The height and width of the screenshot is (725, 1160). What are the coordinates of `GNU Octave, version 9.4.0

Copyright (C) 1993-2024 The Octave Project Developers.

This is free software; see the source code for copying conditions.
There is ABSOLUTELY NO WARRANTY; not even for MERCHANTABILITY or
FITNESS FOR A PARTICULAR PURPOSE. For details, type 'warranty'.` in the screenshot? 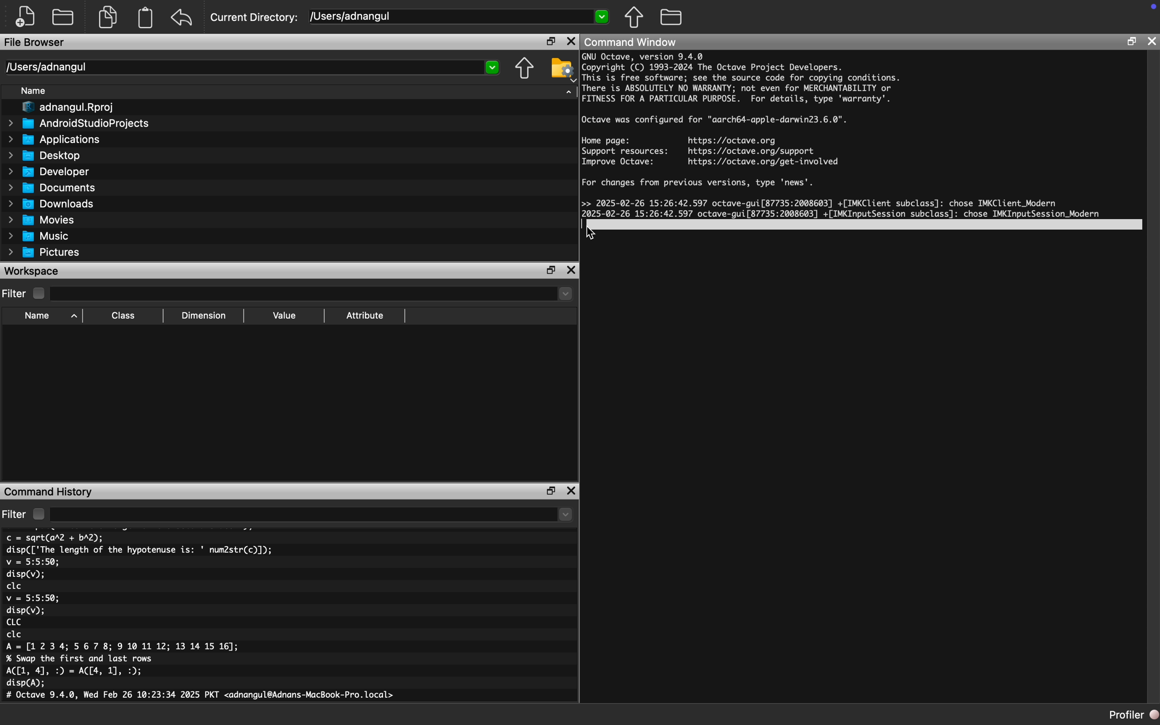 It's located at (742, 79).